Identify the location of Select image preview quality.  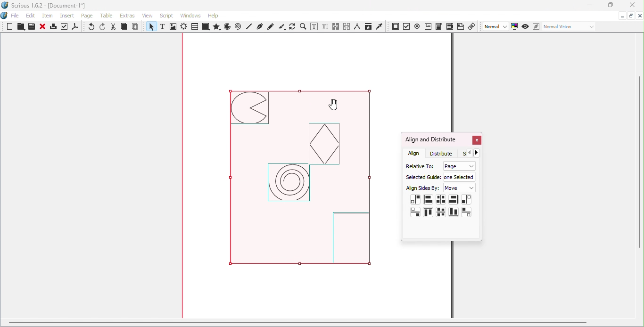
(496, 27).